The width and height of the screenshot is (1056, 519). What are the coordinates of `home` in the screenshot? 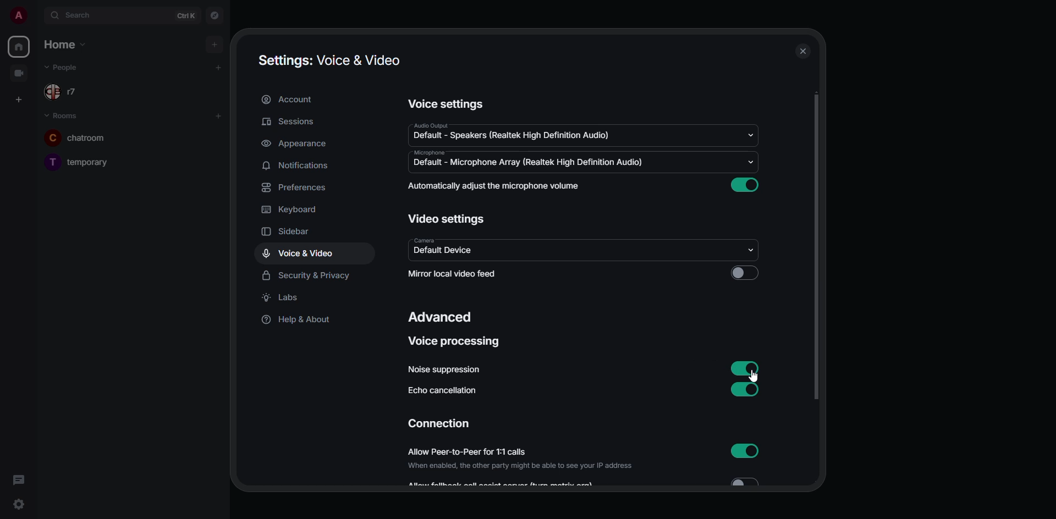 It's located at (19, 46).